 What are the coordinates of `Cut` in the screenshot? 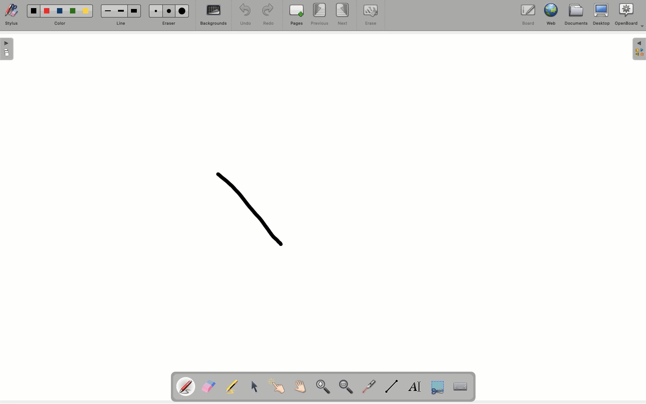 It's located at (437, 388).